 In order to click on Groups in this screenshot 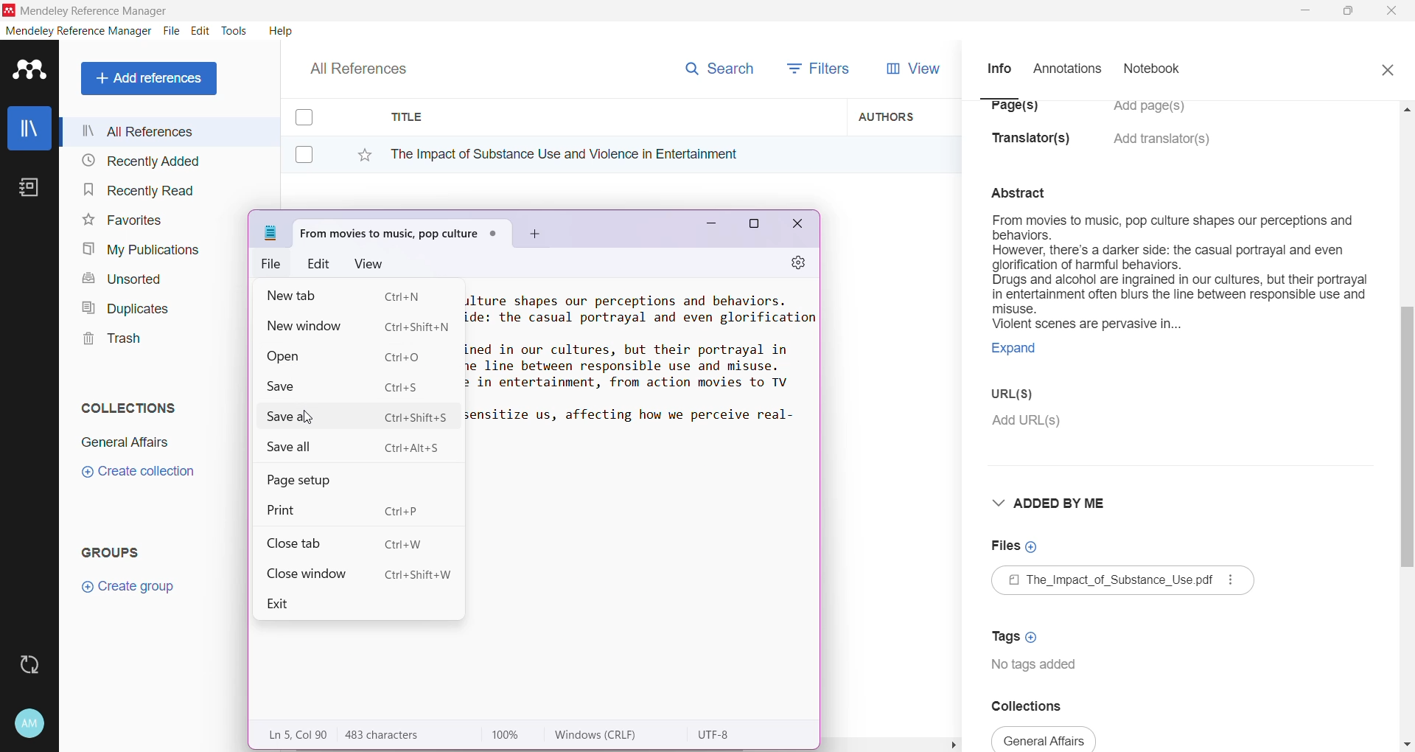, I will do `click(116, 551)`.